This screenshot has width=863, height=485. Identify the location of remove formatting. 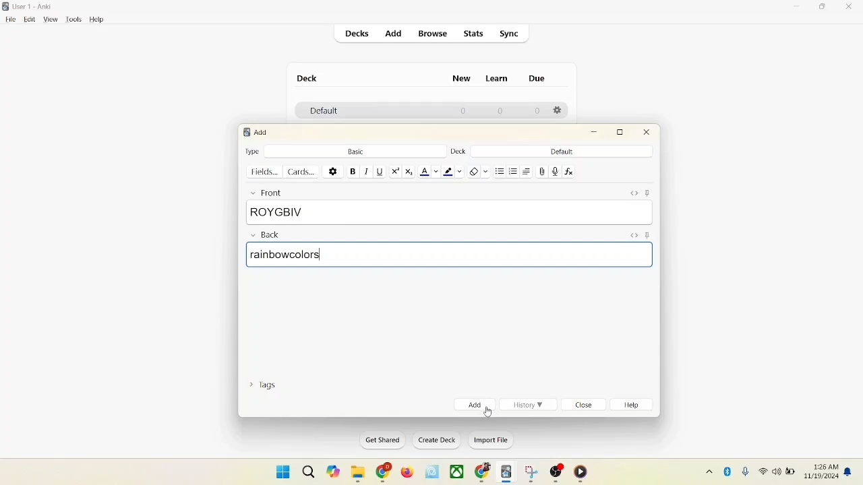
(477, 170).